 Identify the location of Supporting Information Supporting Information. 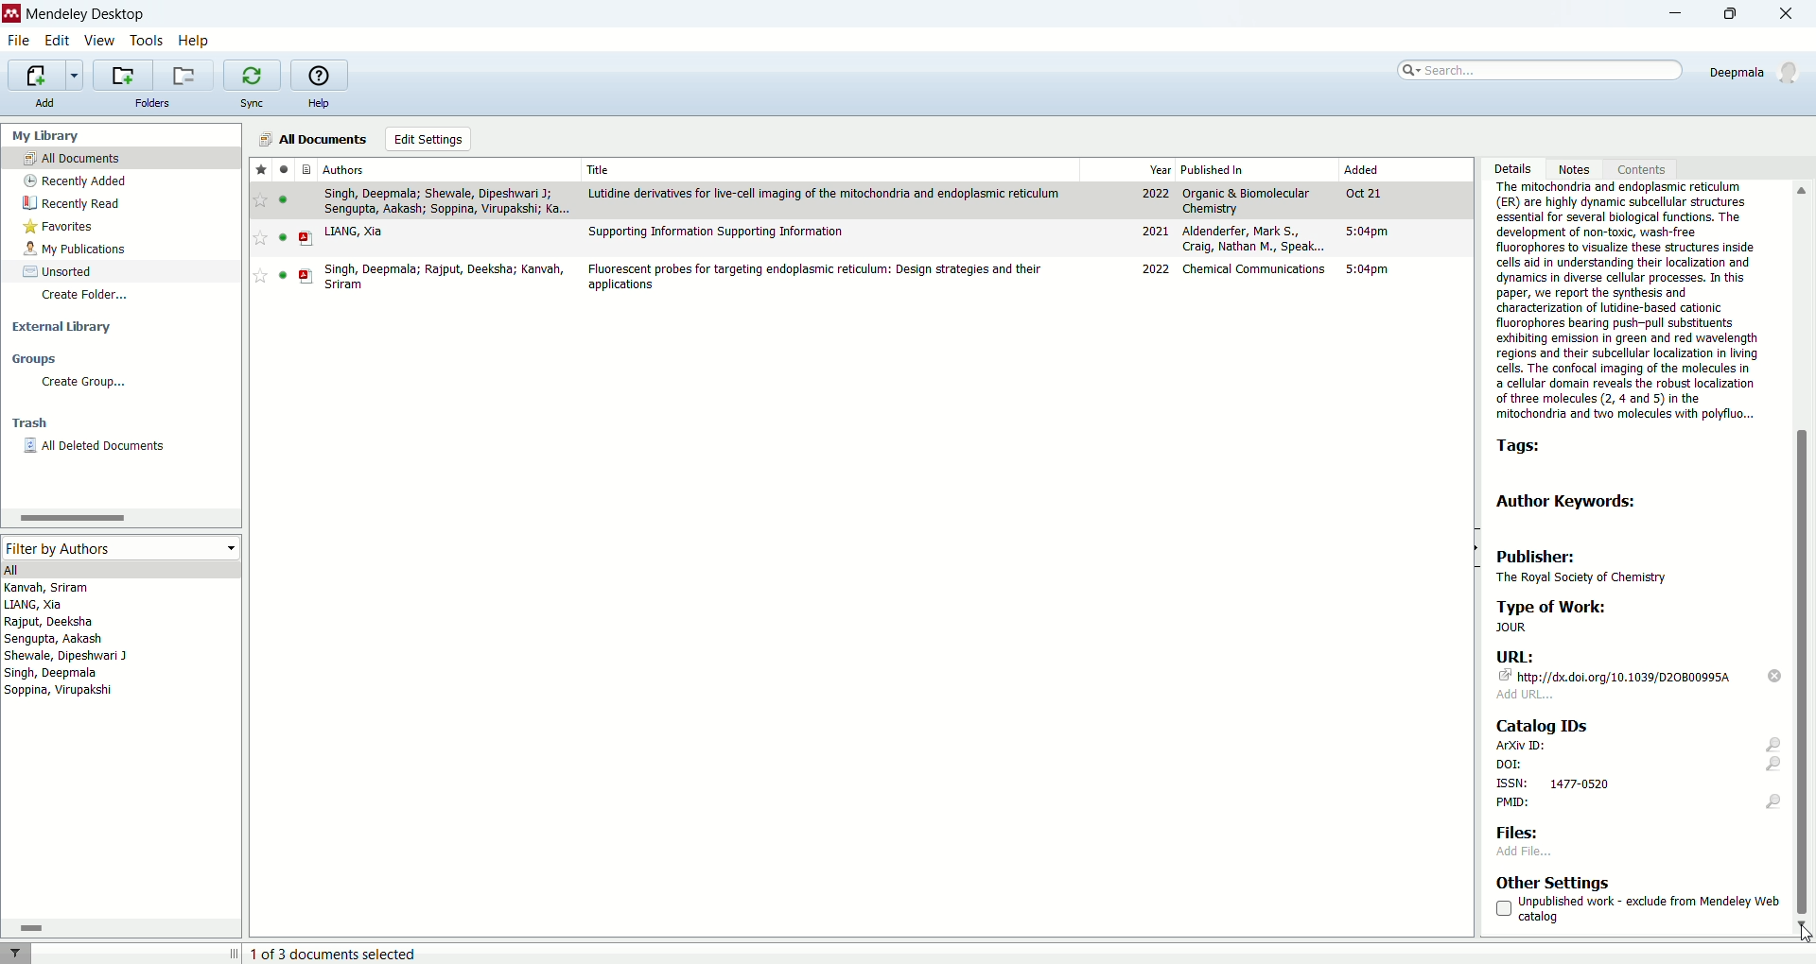
(717, 232).